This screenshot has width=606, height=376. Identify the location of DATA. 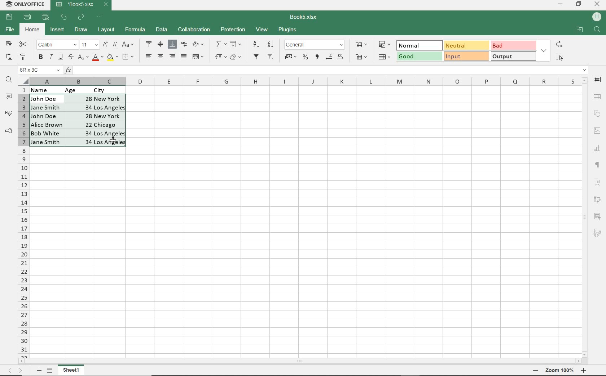
(83, 89).